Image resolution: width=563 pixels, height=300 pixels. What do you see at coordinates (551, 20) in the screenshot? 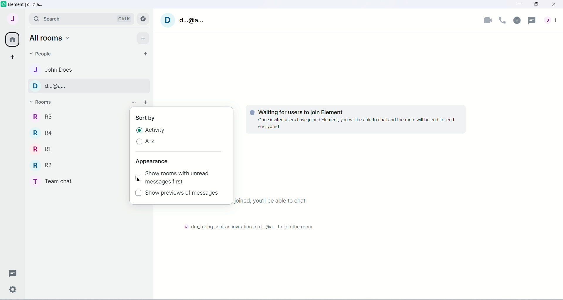
I see `People` at bounding box center [551, 20].